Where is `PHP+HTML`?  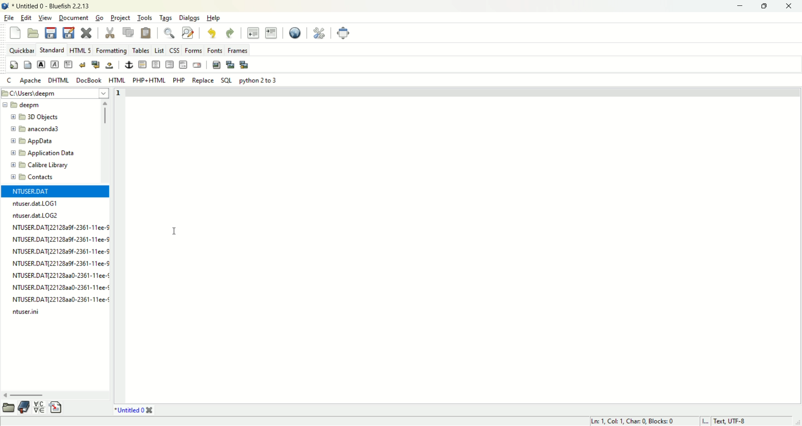 PHP+HTML is located at coordinates (148, 81).